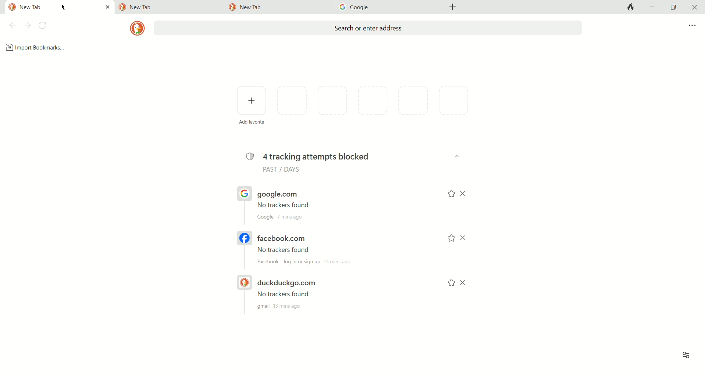 The width and height of the screenshot is (705, 374). What do you see at coordinates (289, 203) in the screenshot?
I see `google.co link` at bounding box center [289, 203].